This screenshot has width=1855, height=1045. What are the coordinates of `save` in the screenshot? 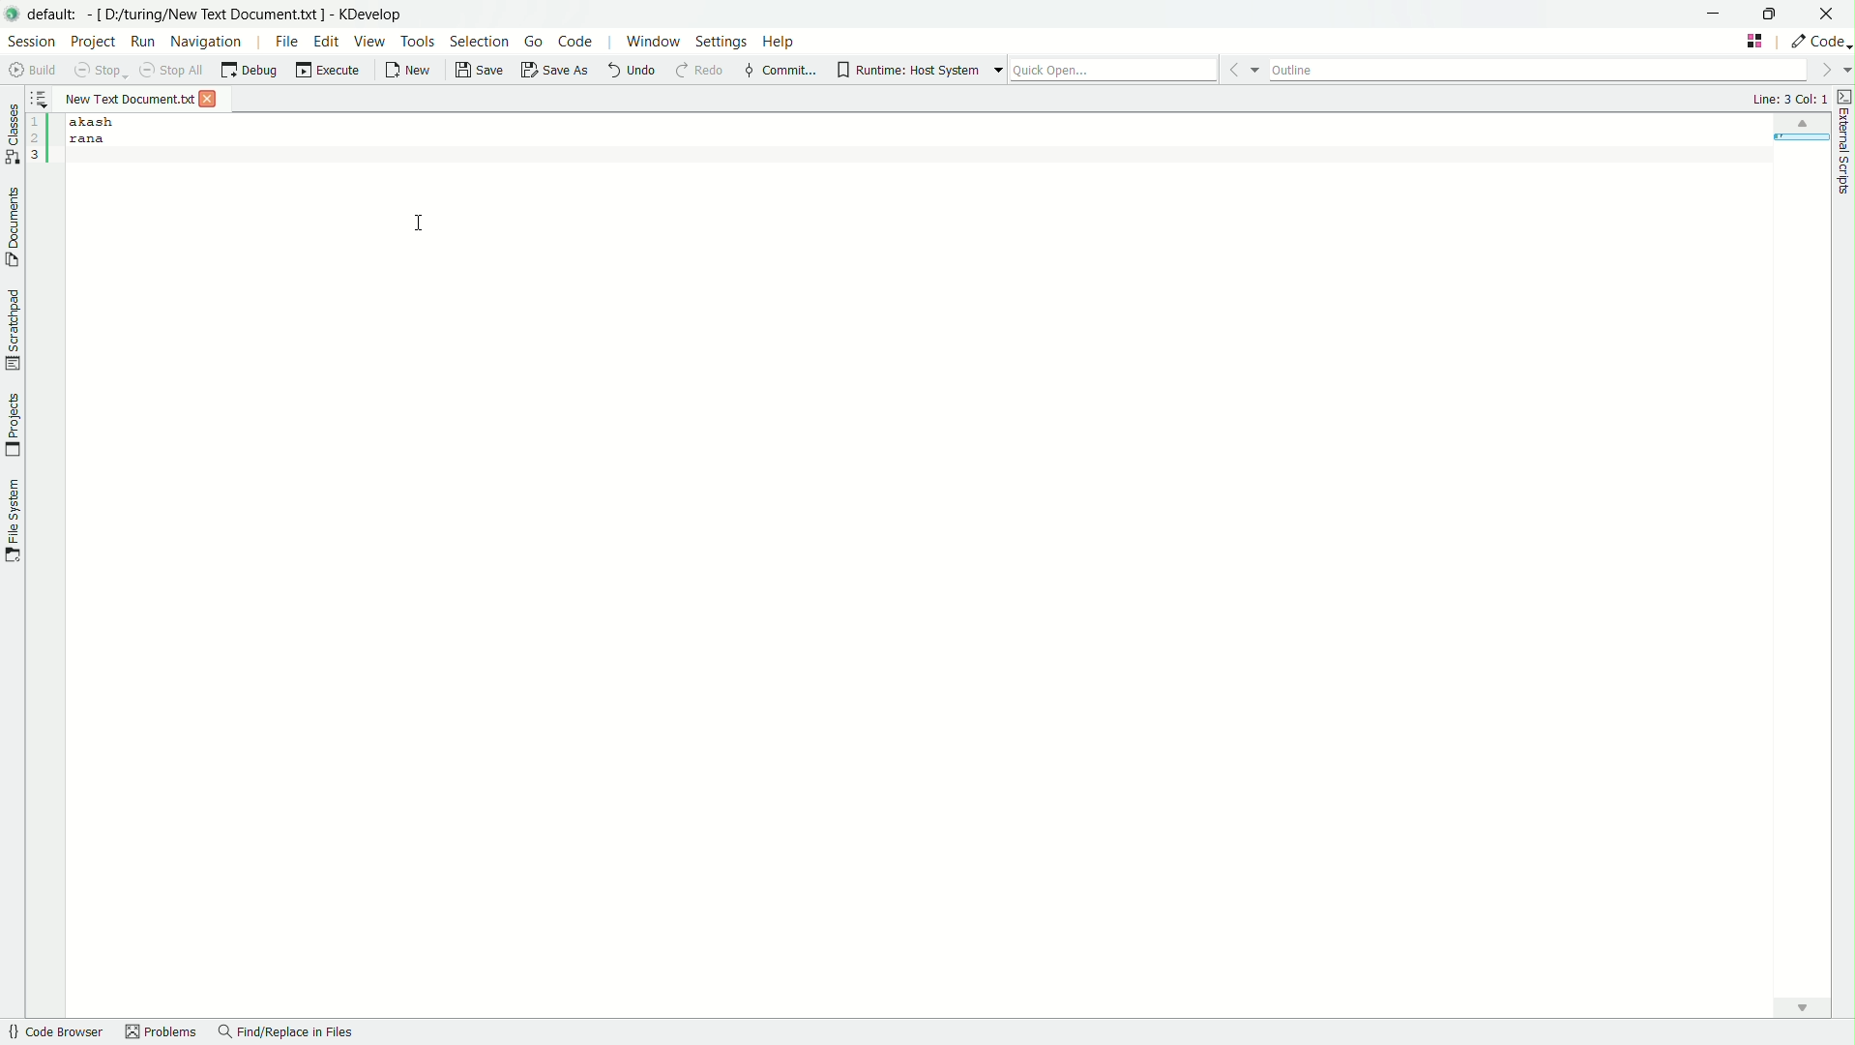 It's located at (478, 71).